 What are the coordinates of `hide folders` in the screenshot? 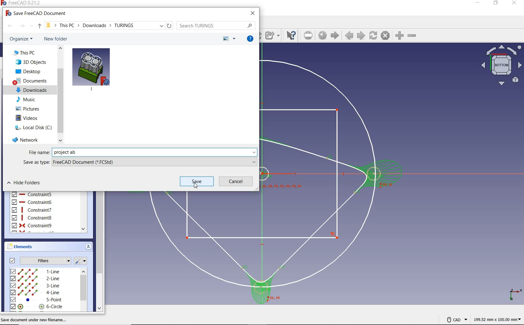 It's located at (24, 182).